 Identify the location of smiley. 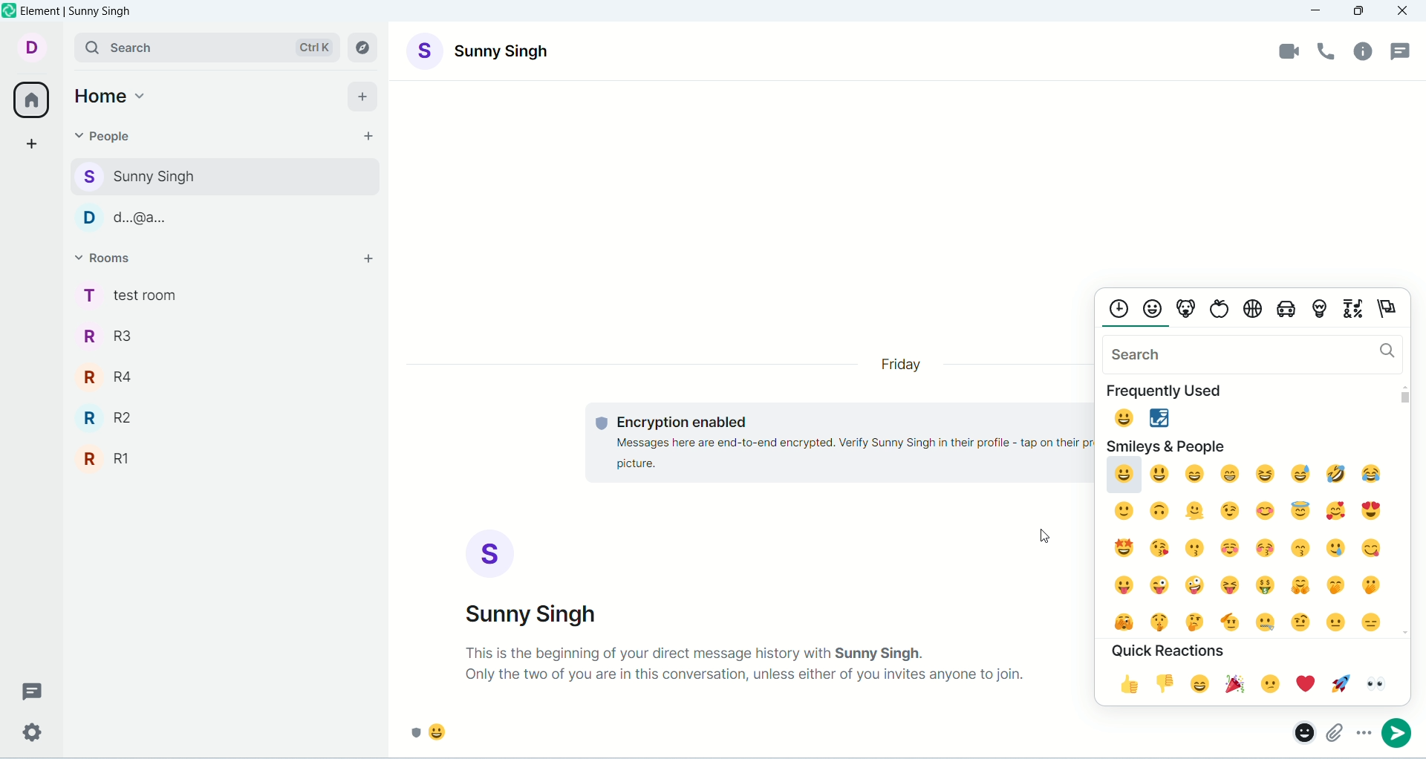
(1243, 545).